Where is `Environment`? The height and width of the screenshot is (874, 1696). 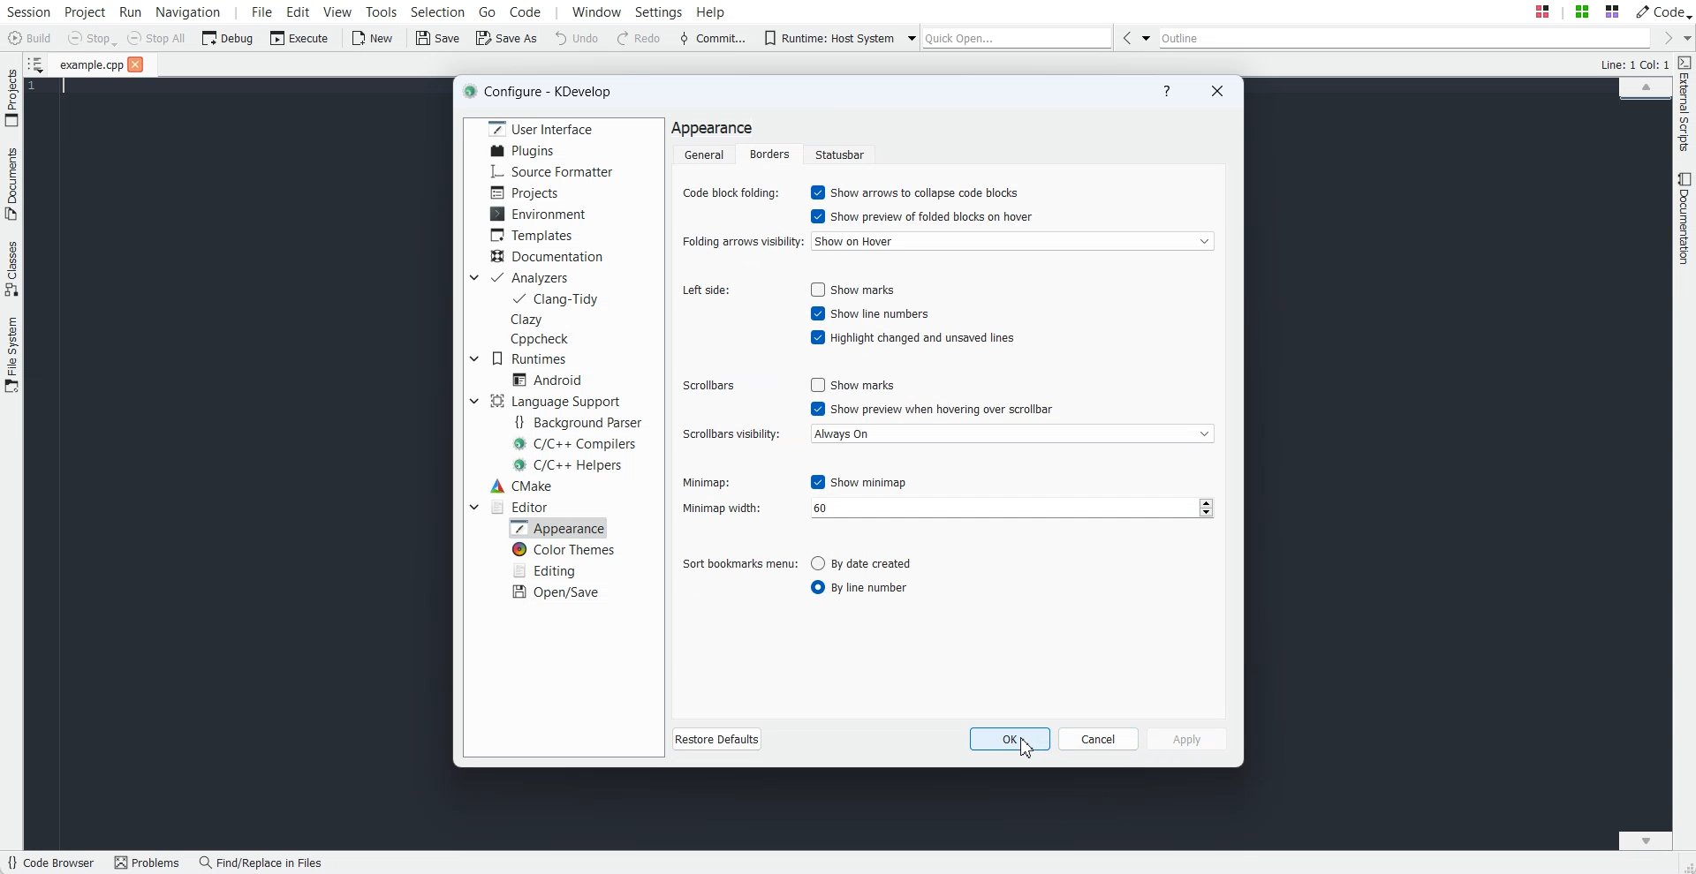
Environment is located at coordinates (536, 214).